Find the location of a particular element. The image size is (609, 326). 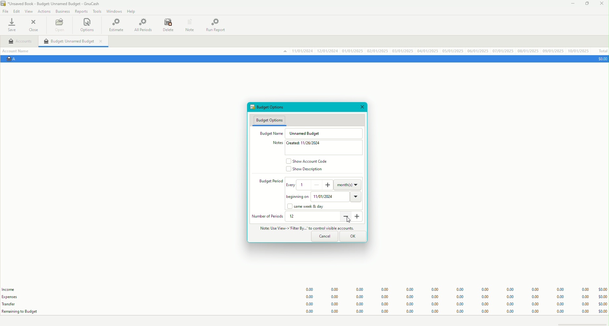

OK is located at coordinates (354, 236).